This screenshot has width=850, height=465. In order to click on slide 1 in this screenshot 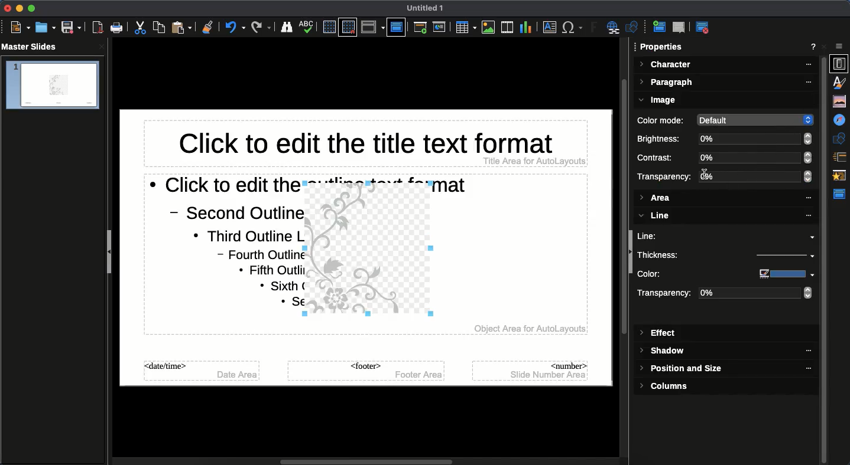, I will do `click(52, 86)`.